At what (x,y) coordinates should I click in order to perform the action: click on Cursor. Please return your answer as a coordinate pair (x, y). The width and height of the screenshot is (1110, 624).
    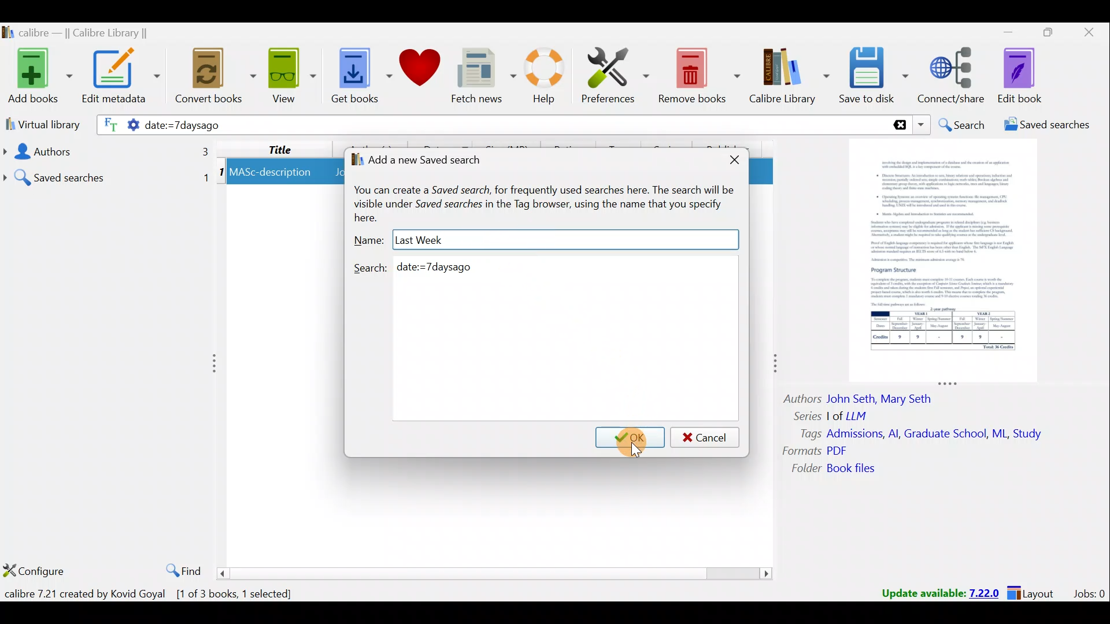
    Looking at the image, I should click on (634, 437).